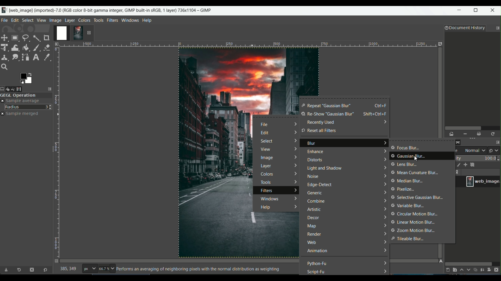 The image size is (501, 281). What do you see at coordinates (483, 181) in the screenshot?
I see `image name` at bounding box center [483, 181].